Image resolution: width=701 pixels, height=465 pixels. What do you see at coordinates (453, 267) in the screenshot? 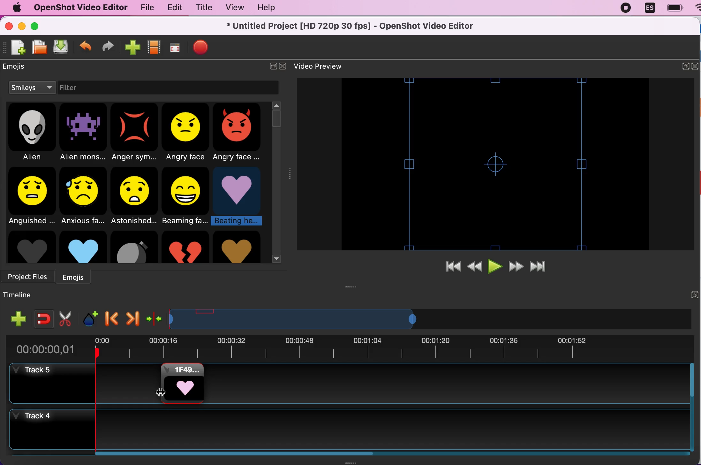
I see `jump to start` at bounding box center [453, 267].